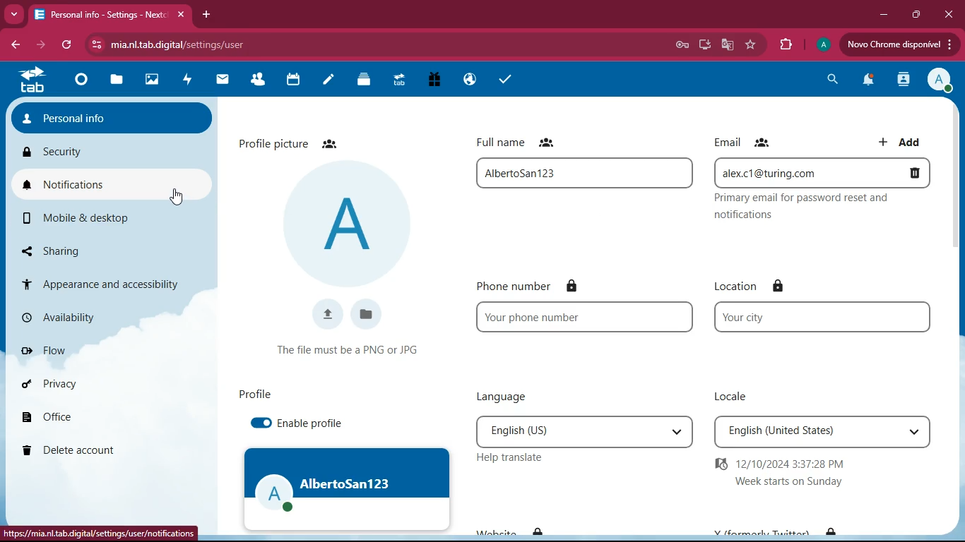  What do you see at coordinates (757, 282) in the screenshot?
I see `location` at bounding box center [757, 282].